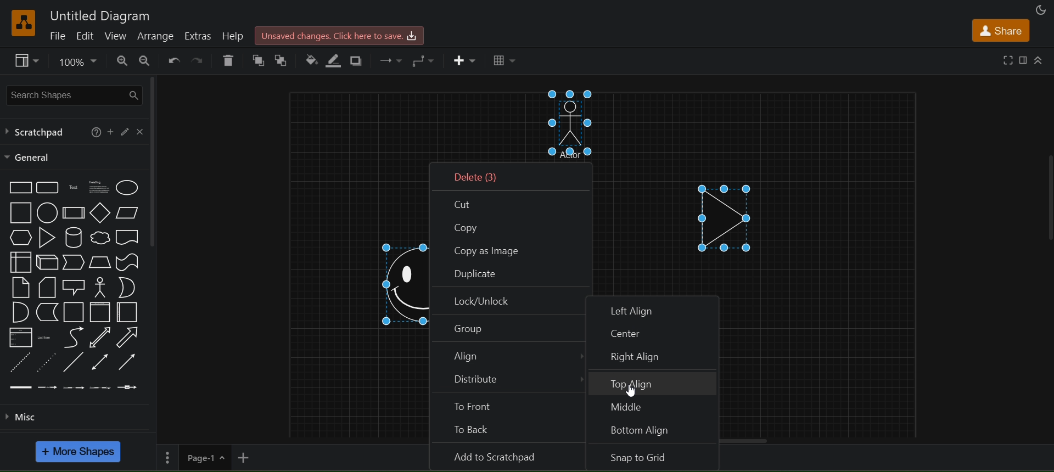  I want to click on cylinder, so click(73, 237).